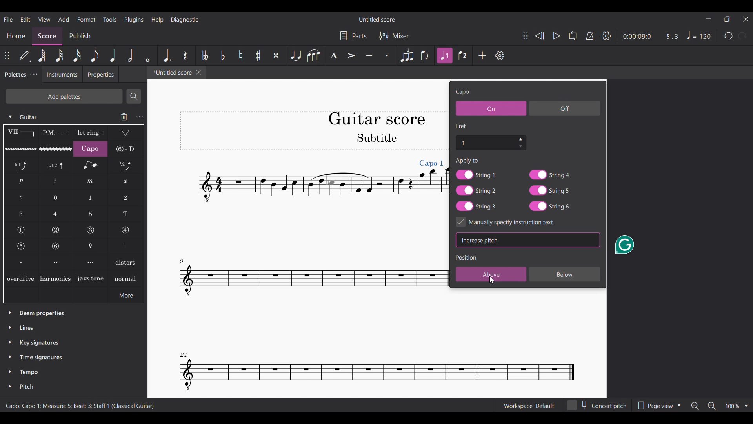  Describe the element at coordinates (491, 274) in the screenshot. I see `Above` at that location.